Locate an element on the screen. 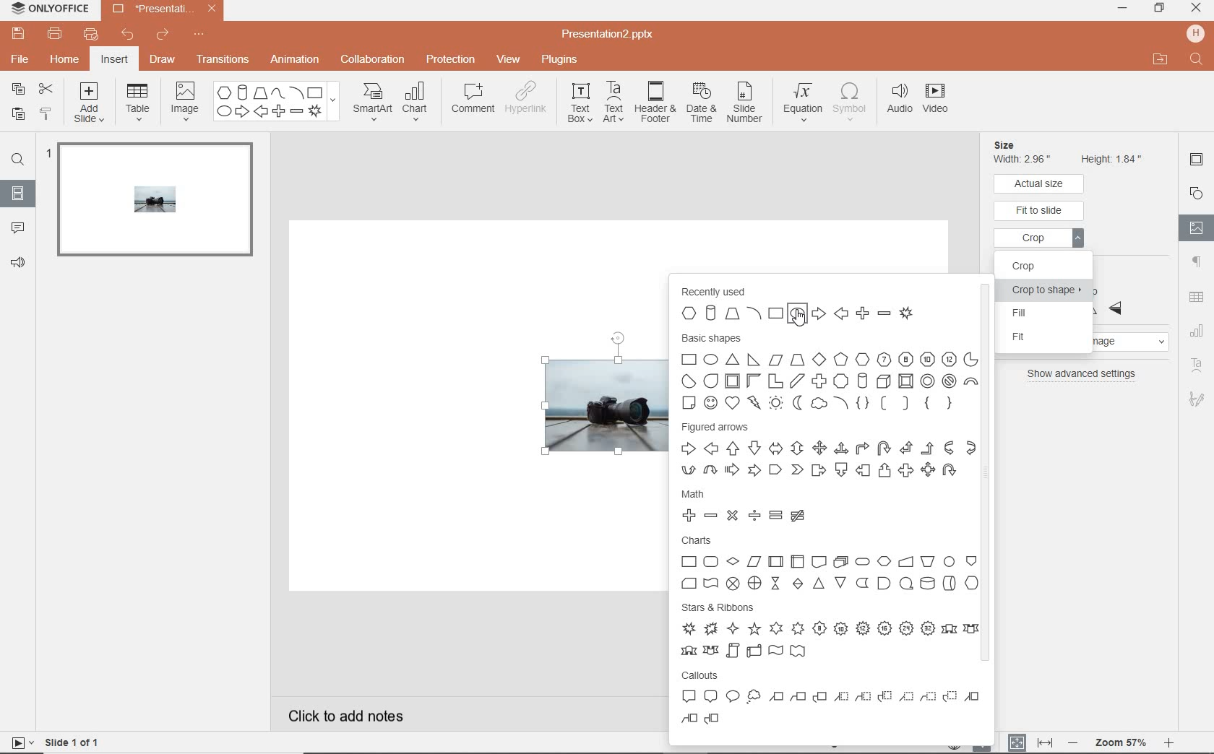  table is located at coordinates (140, 102).